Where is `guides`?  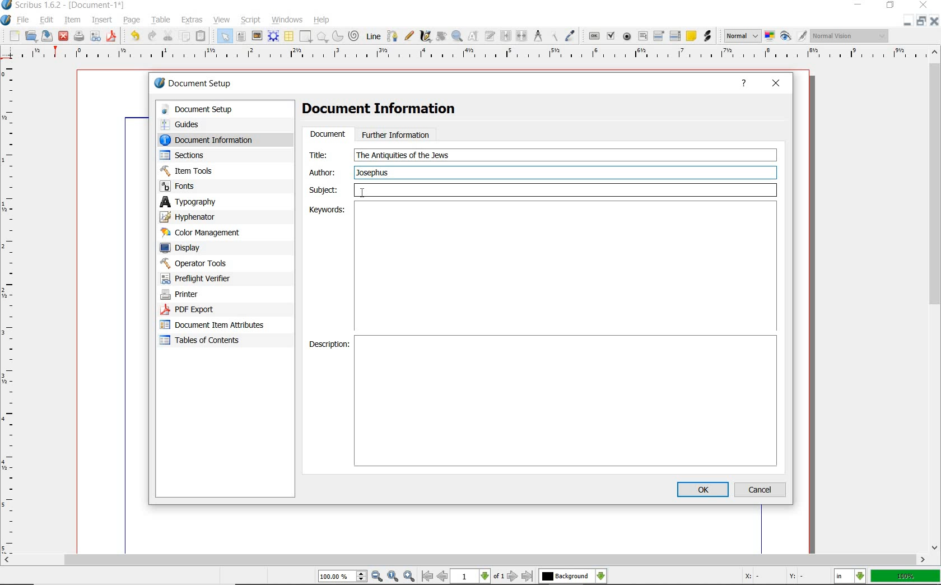 guides is located at coordinates (214, 124).